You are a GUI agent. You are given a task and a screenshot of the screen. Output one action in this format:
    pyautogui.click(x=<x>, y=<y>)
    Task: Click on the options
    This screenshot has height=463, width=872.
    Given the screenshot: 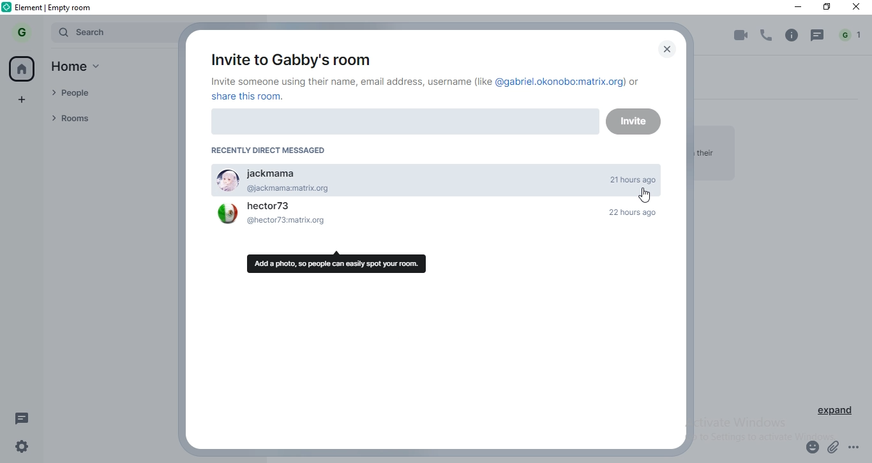 What is the action you would take?
    pyautogui.click(x=859, y=450)
    